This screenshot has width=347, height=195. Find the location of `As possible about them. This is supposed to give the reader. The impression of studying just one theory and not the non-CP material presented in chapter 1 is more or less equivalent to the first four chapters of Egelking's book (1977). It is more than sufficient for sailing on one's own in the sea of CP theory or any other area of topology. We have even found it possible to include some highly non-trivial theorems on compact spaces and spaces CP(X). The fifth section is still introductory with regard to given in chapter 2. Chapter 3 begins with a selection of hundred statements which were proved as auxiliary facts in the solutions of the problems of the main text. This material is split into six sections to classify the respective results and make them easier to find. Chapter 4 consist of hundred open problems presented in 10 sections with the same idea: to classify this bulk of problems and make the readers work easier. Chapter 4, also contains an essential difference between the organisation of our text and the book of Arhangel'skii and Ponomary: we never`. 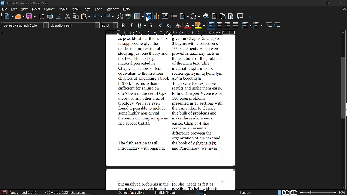

As possible about them. This is supposed to give the reader. The impression of studying just one theory and not the non-CP material presented in chapter 1 is more or less equivalent to the first four chapters of Egelking's book (1977). It is more than sufficient for sailing on one's own in the sea of CP theory or any other area of topology. We have even found it possible to include some highly non-trivial theorems on compact spaces and spaces CP(X). The fifth section is still introductory with regard to given in chapter 2. Chapter 3 begins with a selection of hundred statements which were proved as auxiliary facts in the solutions of the problems of the main text. This material is split into six sections to classify the respective results and make them easier to find. Chapter 4 consist of hundred open problems presented in 10 sections with the same idea: to classify this bulk of problems and make the readers work easier. Chapter 4, also contains an essential difference between the organisation of our text and the book of Arhangel'skii and Ponomary: we never is located at coordinates (158, 112).